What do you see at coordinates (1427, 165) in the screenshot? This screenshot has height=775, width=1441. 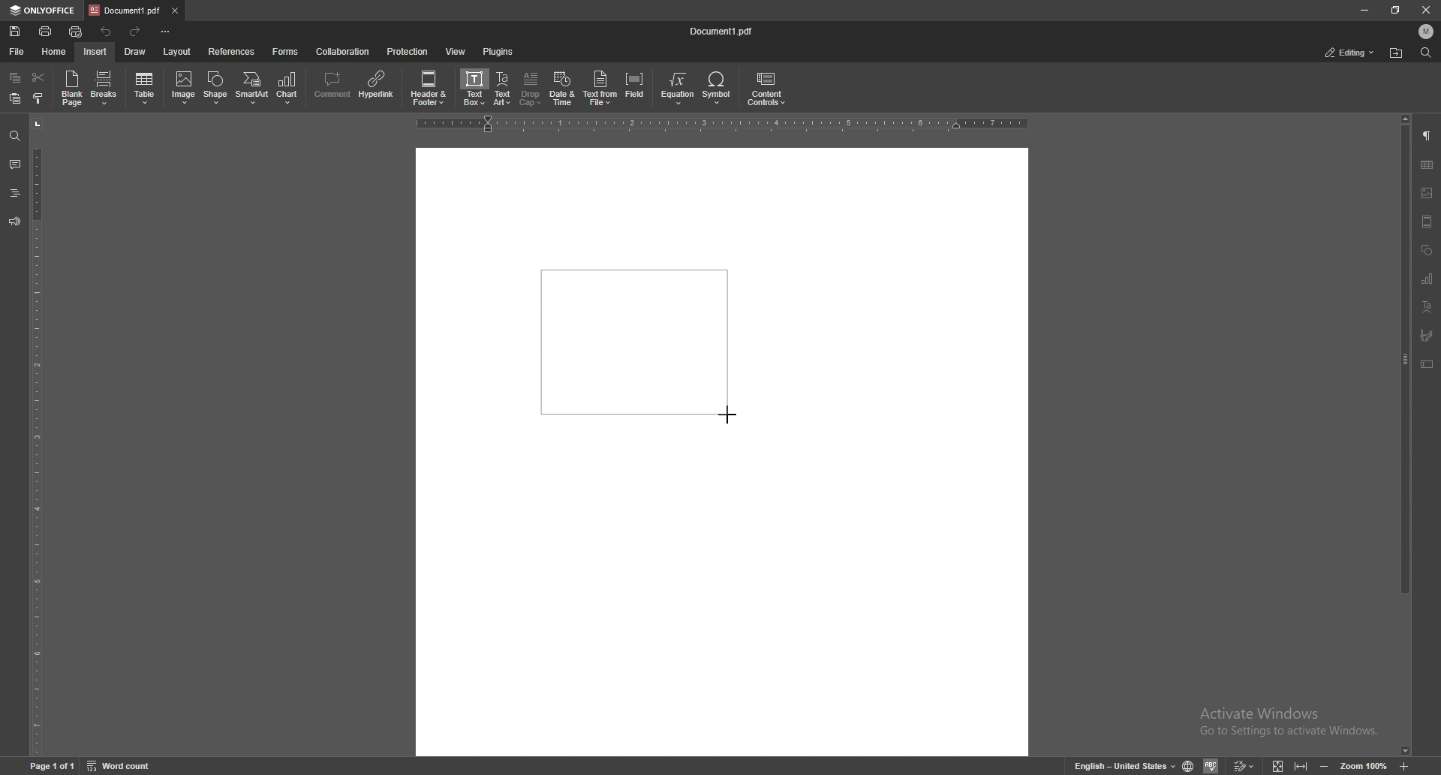 I see `table` at bounding box center [1427, 165].